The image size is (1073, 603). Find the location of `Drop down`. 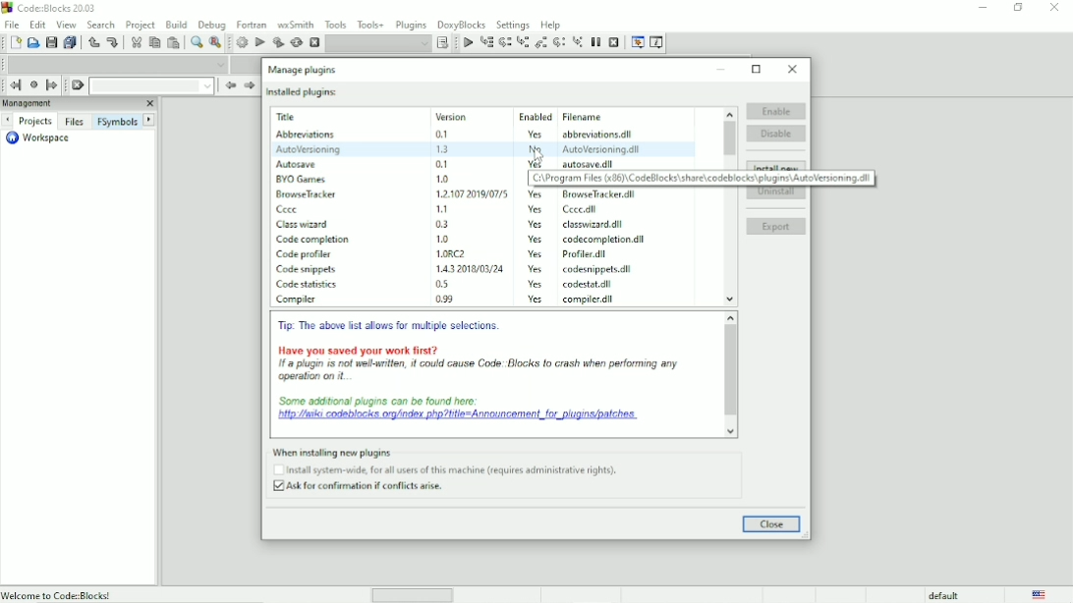

Drop down is located at coordinates (378, 44).